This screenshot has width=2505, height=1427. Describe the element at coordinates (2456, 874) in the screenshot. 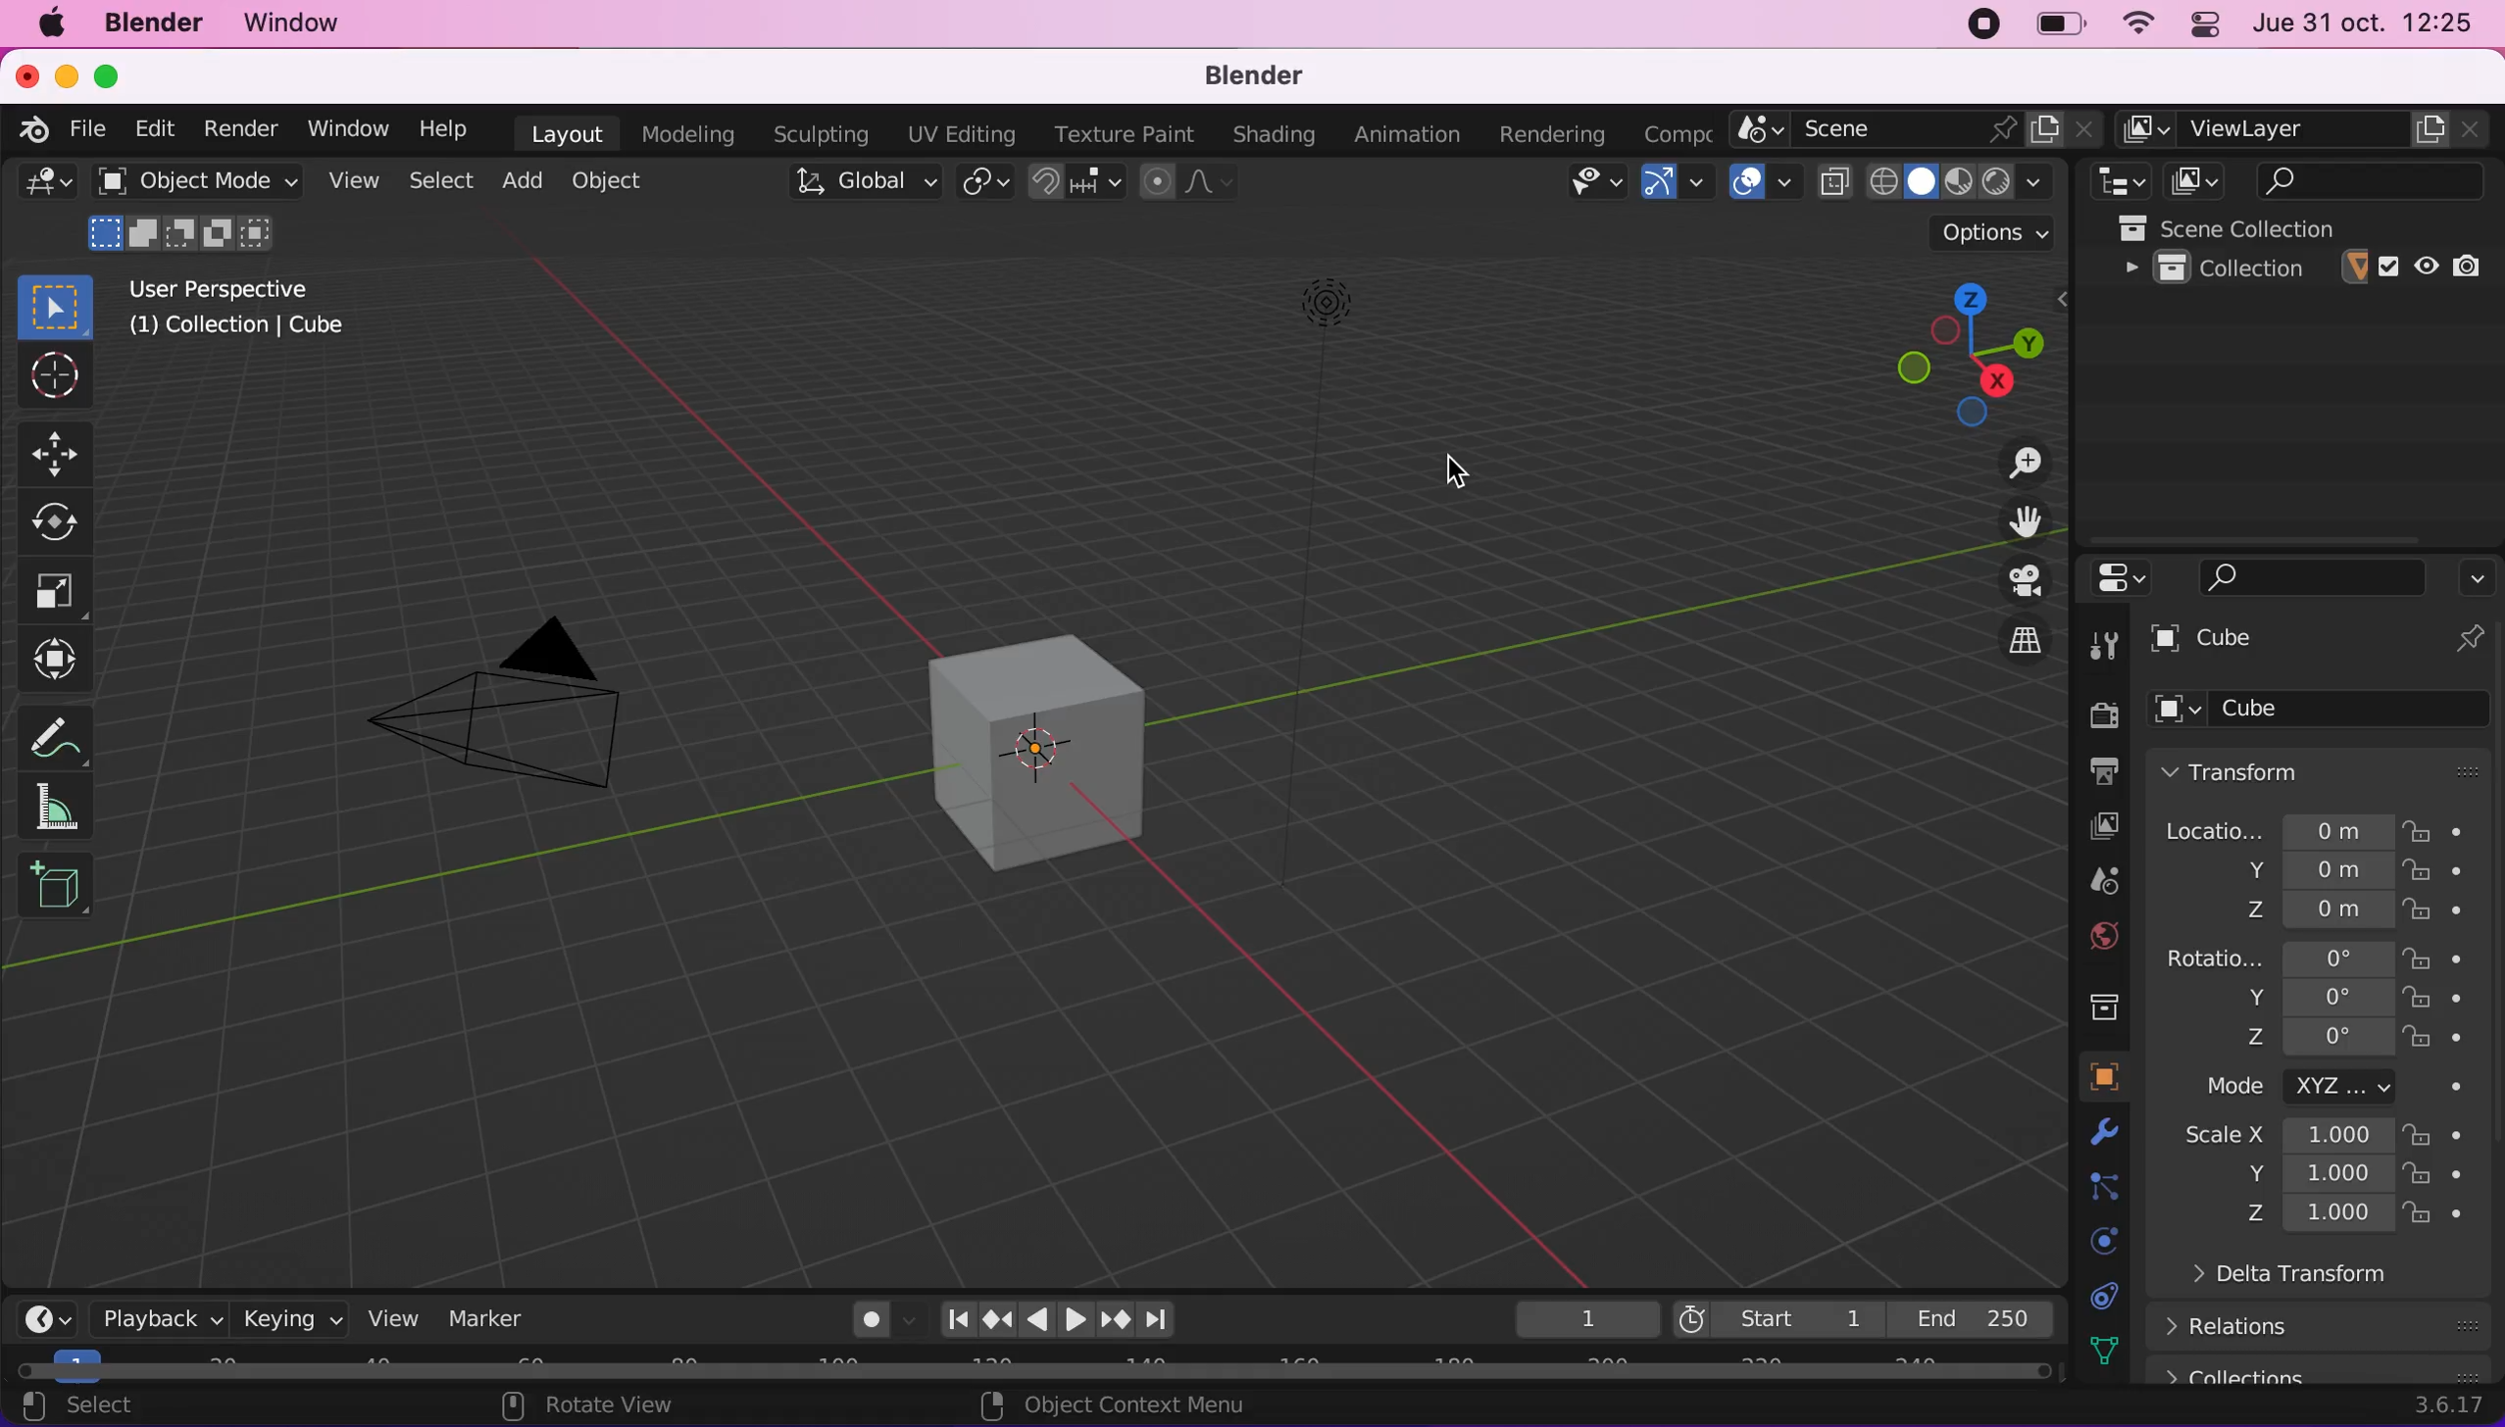

I see `lock` at that location.